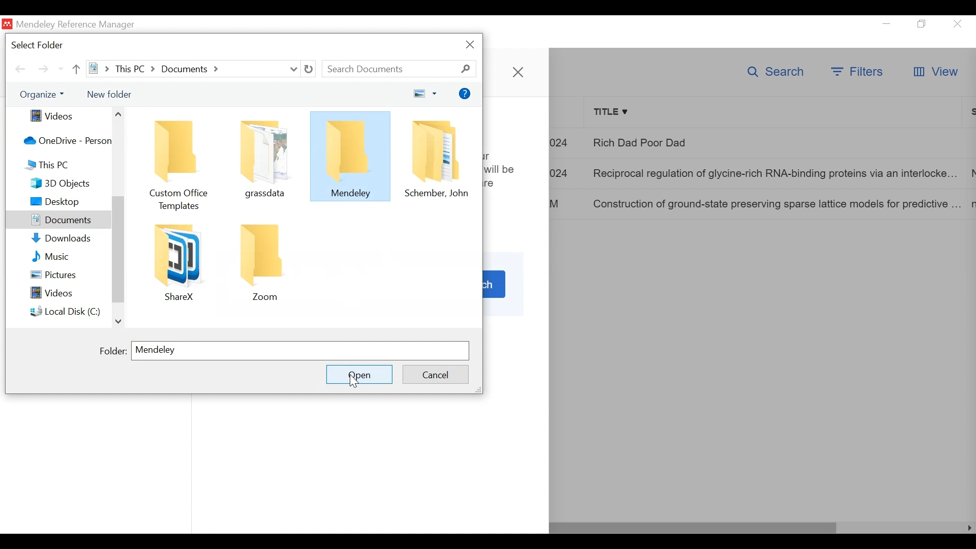  Describe the element at coordinates (20, 70) in the screenshot. I see `Navigate Back` at that location.